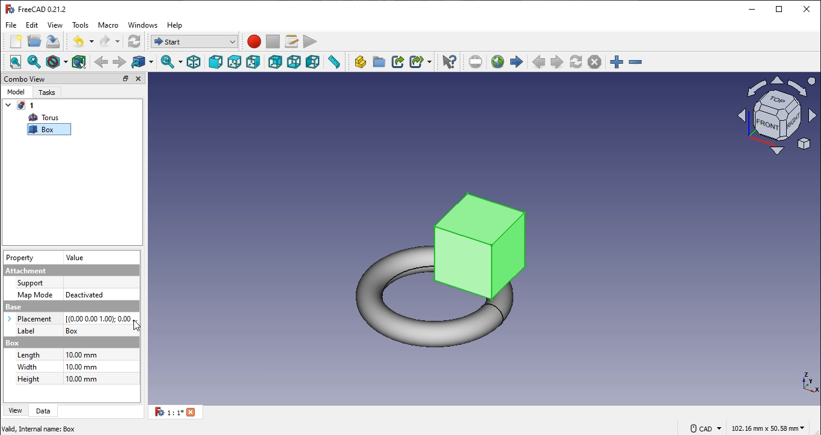 This screenshot has height=435, width=821. Describe the element at coordinates (811, 383) in the screenshot. I see `coordinate directional axis icon` at that location.